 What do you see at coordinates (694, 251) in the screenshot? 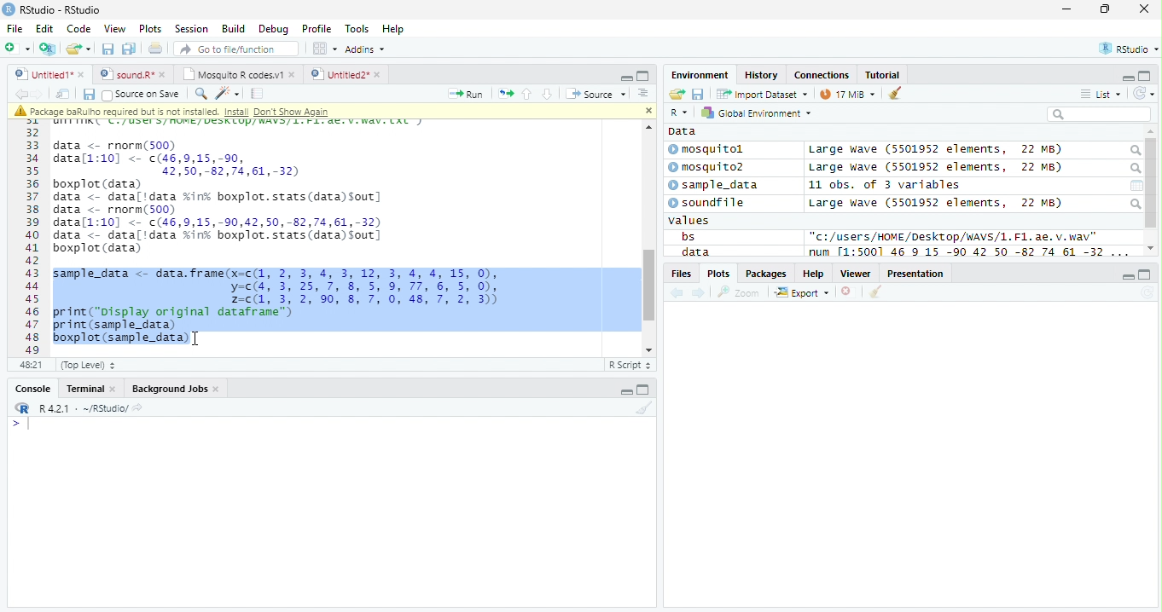
I see `data` at bounding box center [694, 251].